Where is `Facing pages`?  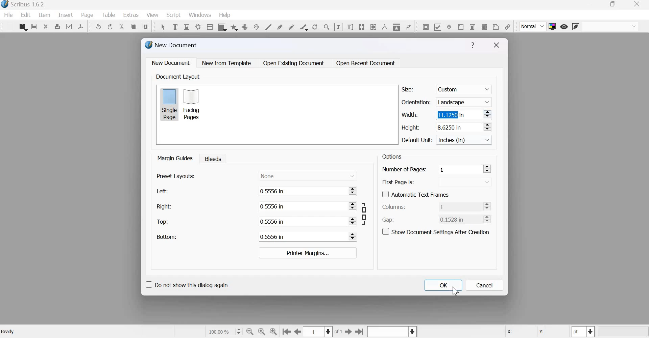 Facing pages is located at coordinates (193, 104).